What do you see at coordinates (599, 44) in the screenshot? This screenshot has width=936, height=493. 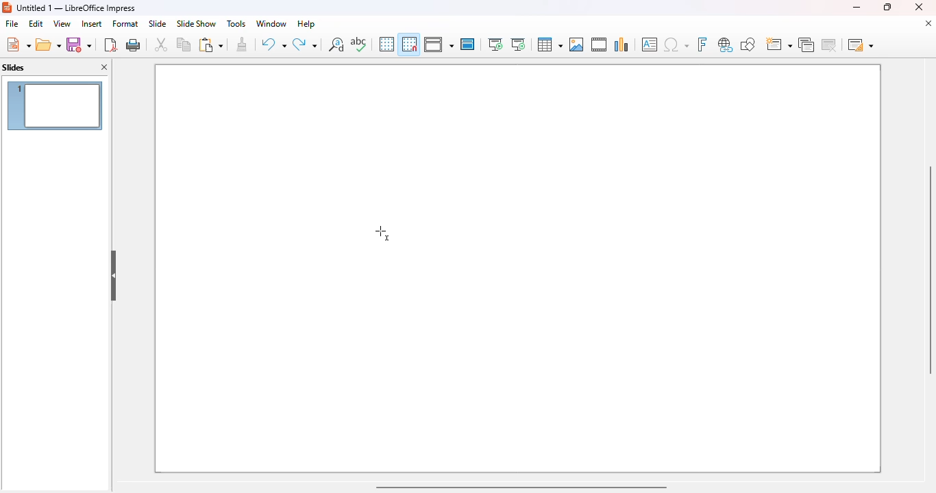 I see `insert audio or video` at bounding box center [599, 44].